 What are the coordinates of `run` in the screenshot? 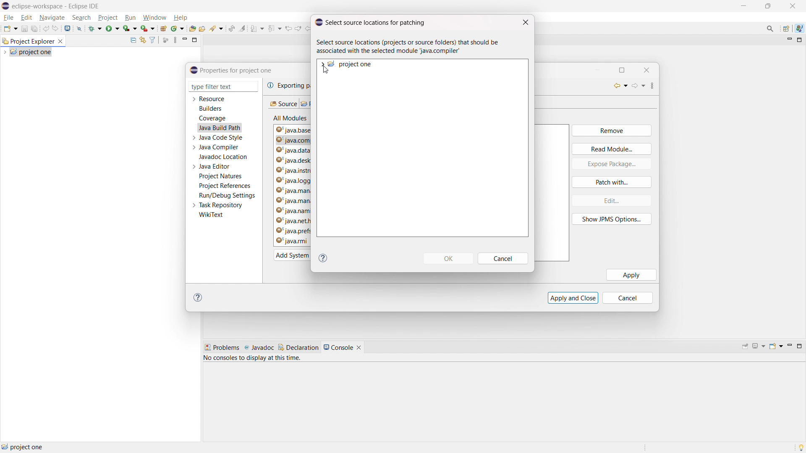 It's located at (113, 28).